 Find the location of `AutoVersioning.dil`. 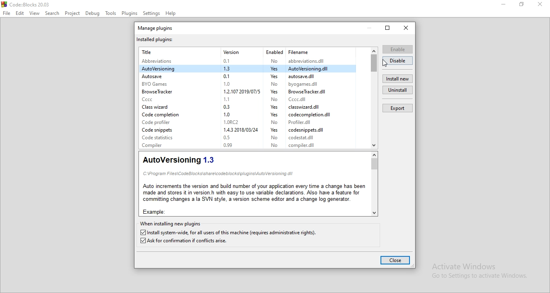

AutoVersioning.dil is located at coordinates (311, 68).